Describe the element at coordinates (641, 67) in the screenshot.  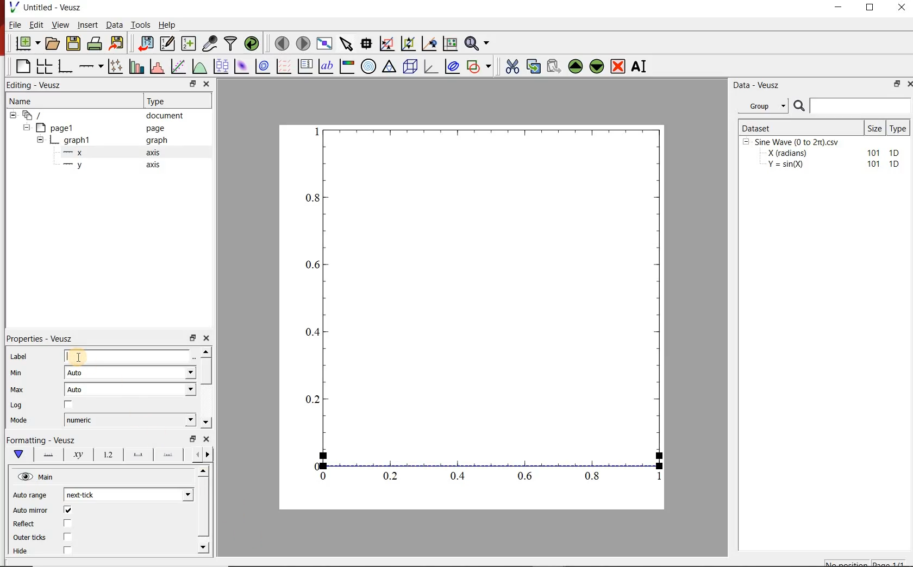
I see `rename` at that location.